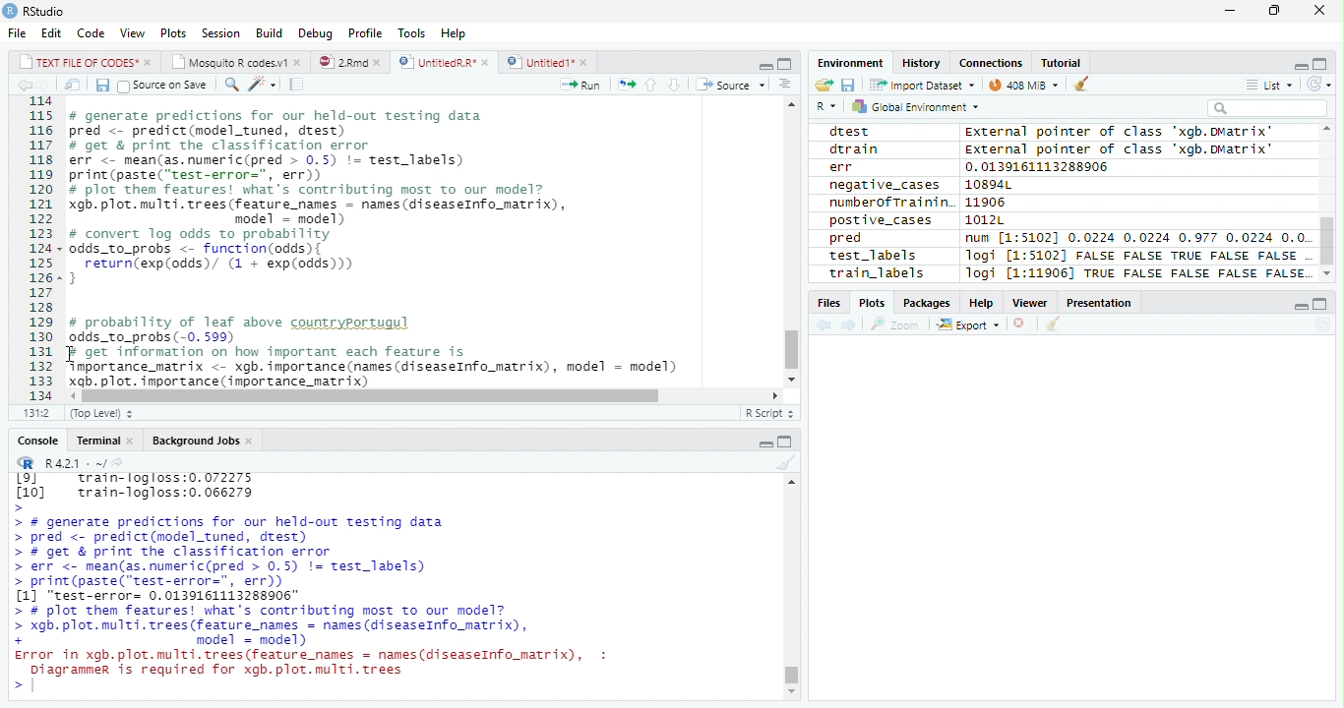  Describe the element at coordinates (848, 131) in the screenshot. I see `dtest` at that location.